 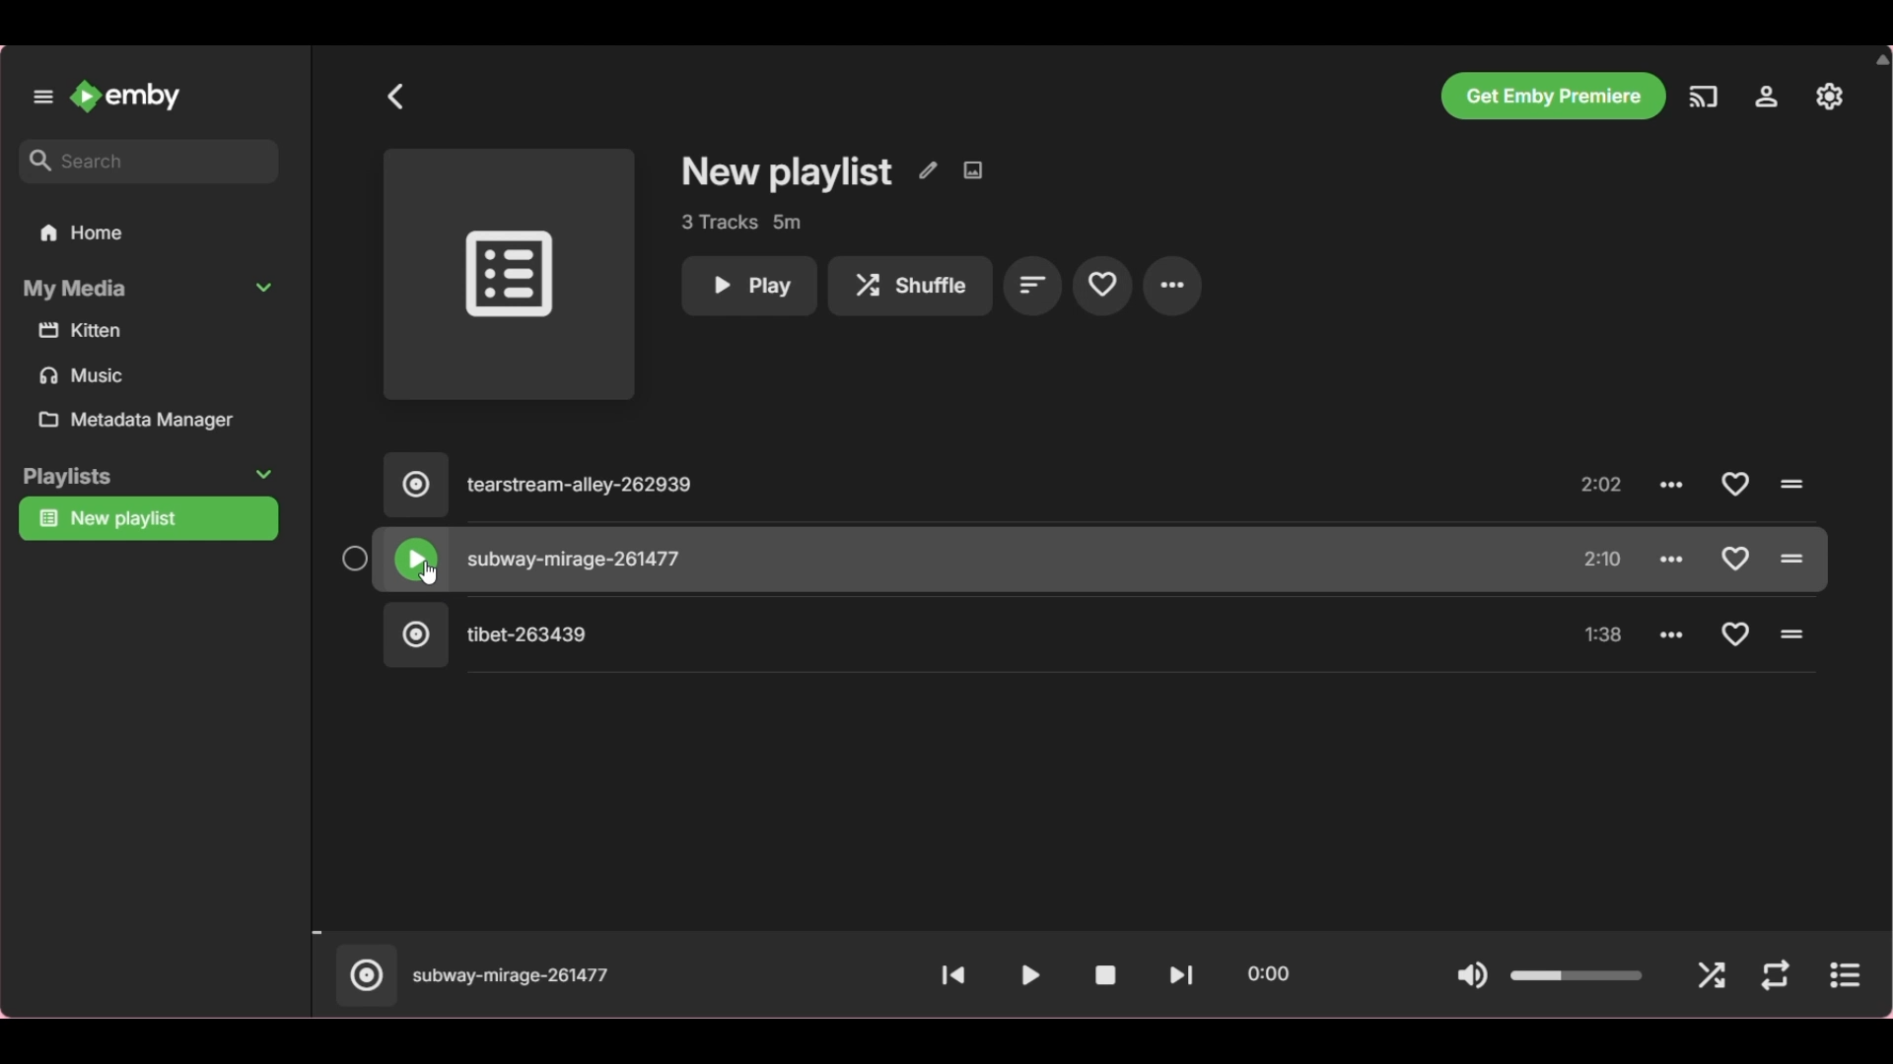 I want to click on Sort by playlist order, so click(x=1033, y=285).